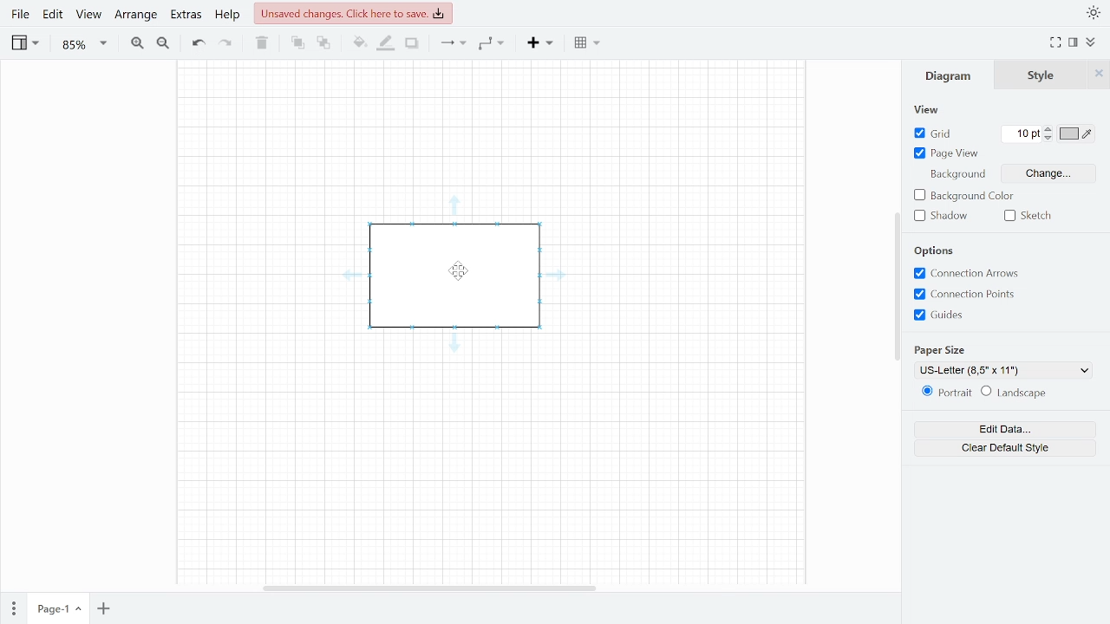 The image size is (1110, 624). What do you see at coordinates (1004, 369) in the screenshot?
I see `Paper size (US-Letter(8.5 * 11)` at bounding box center [1004, 369].